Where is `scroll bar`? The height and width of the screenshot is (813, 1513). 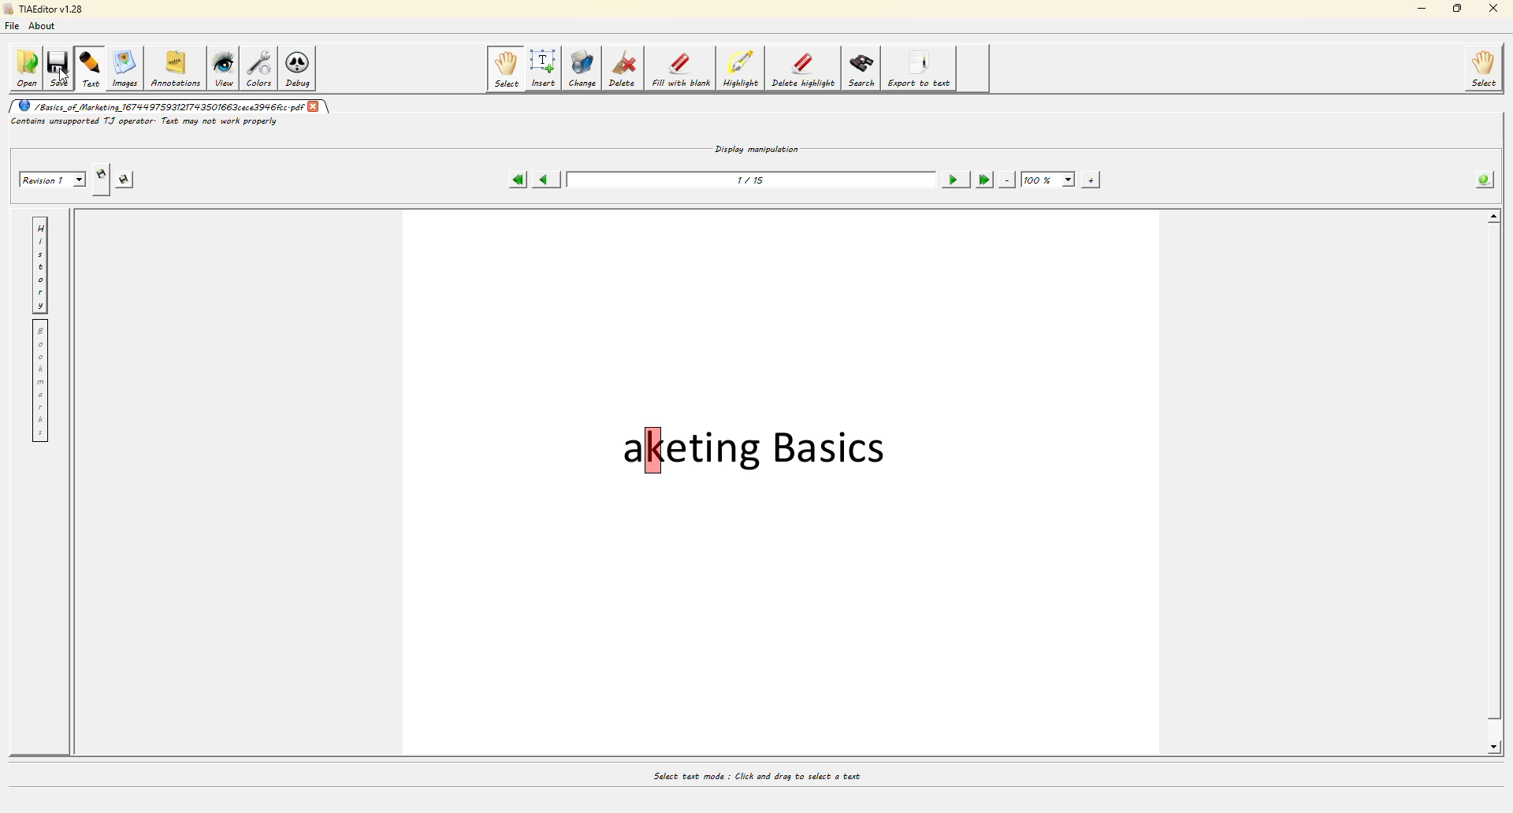
scroll bar is located at coordinates (1493, 483).